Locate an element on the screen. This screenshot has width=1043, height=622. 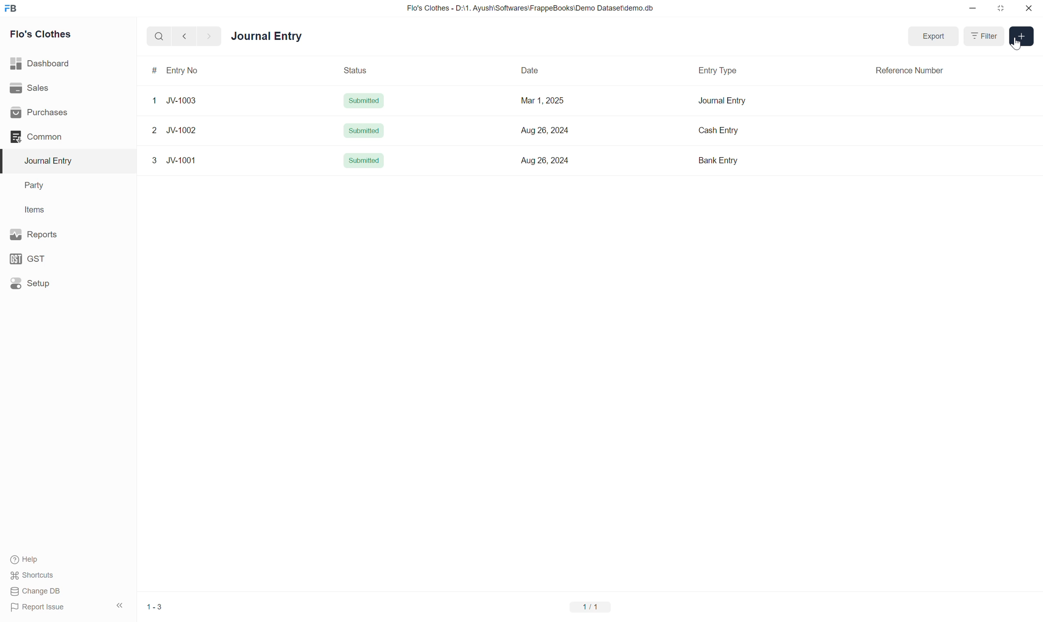
Reference Number is located at coordinates (910, 71).